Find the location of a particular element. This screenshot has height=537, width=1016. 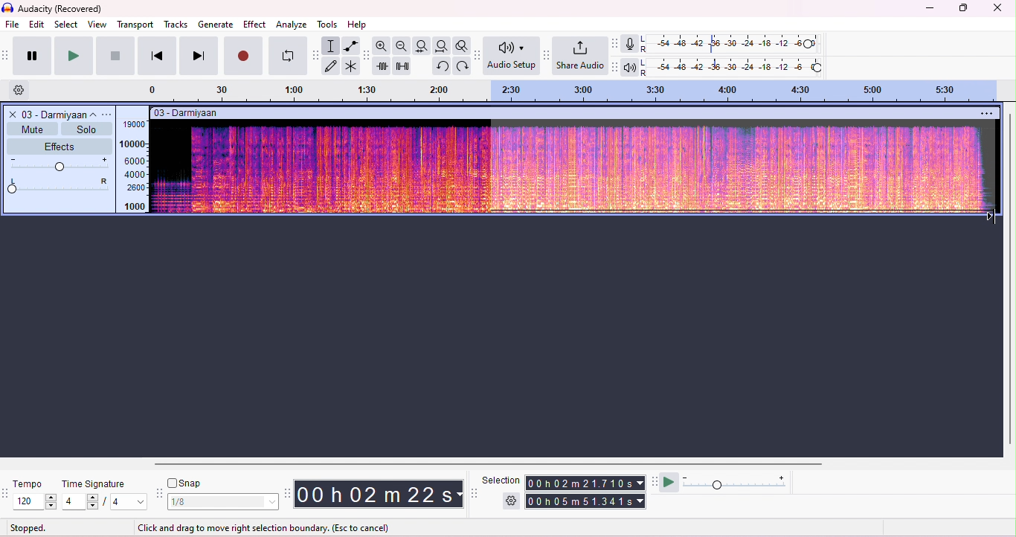

play at speed tool bar is located at coordinates (654, 481).